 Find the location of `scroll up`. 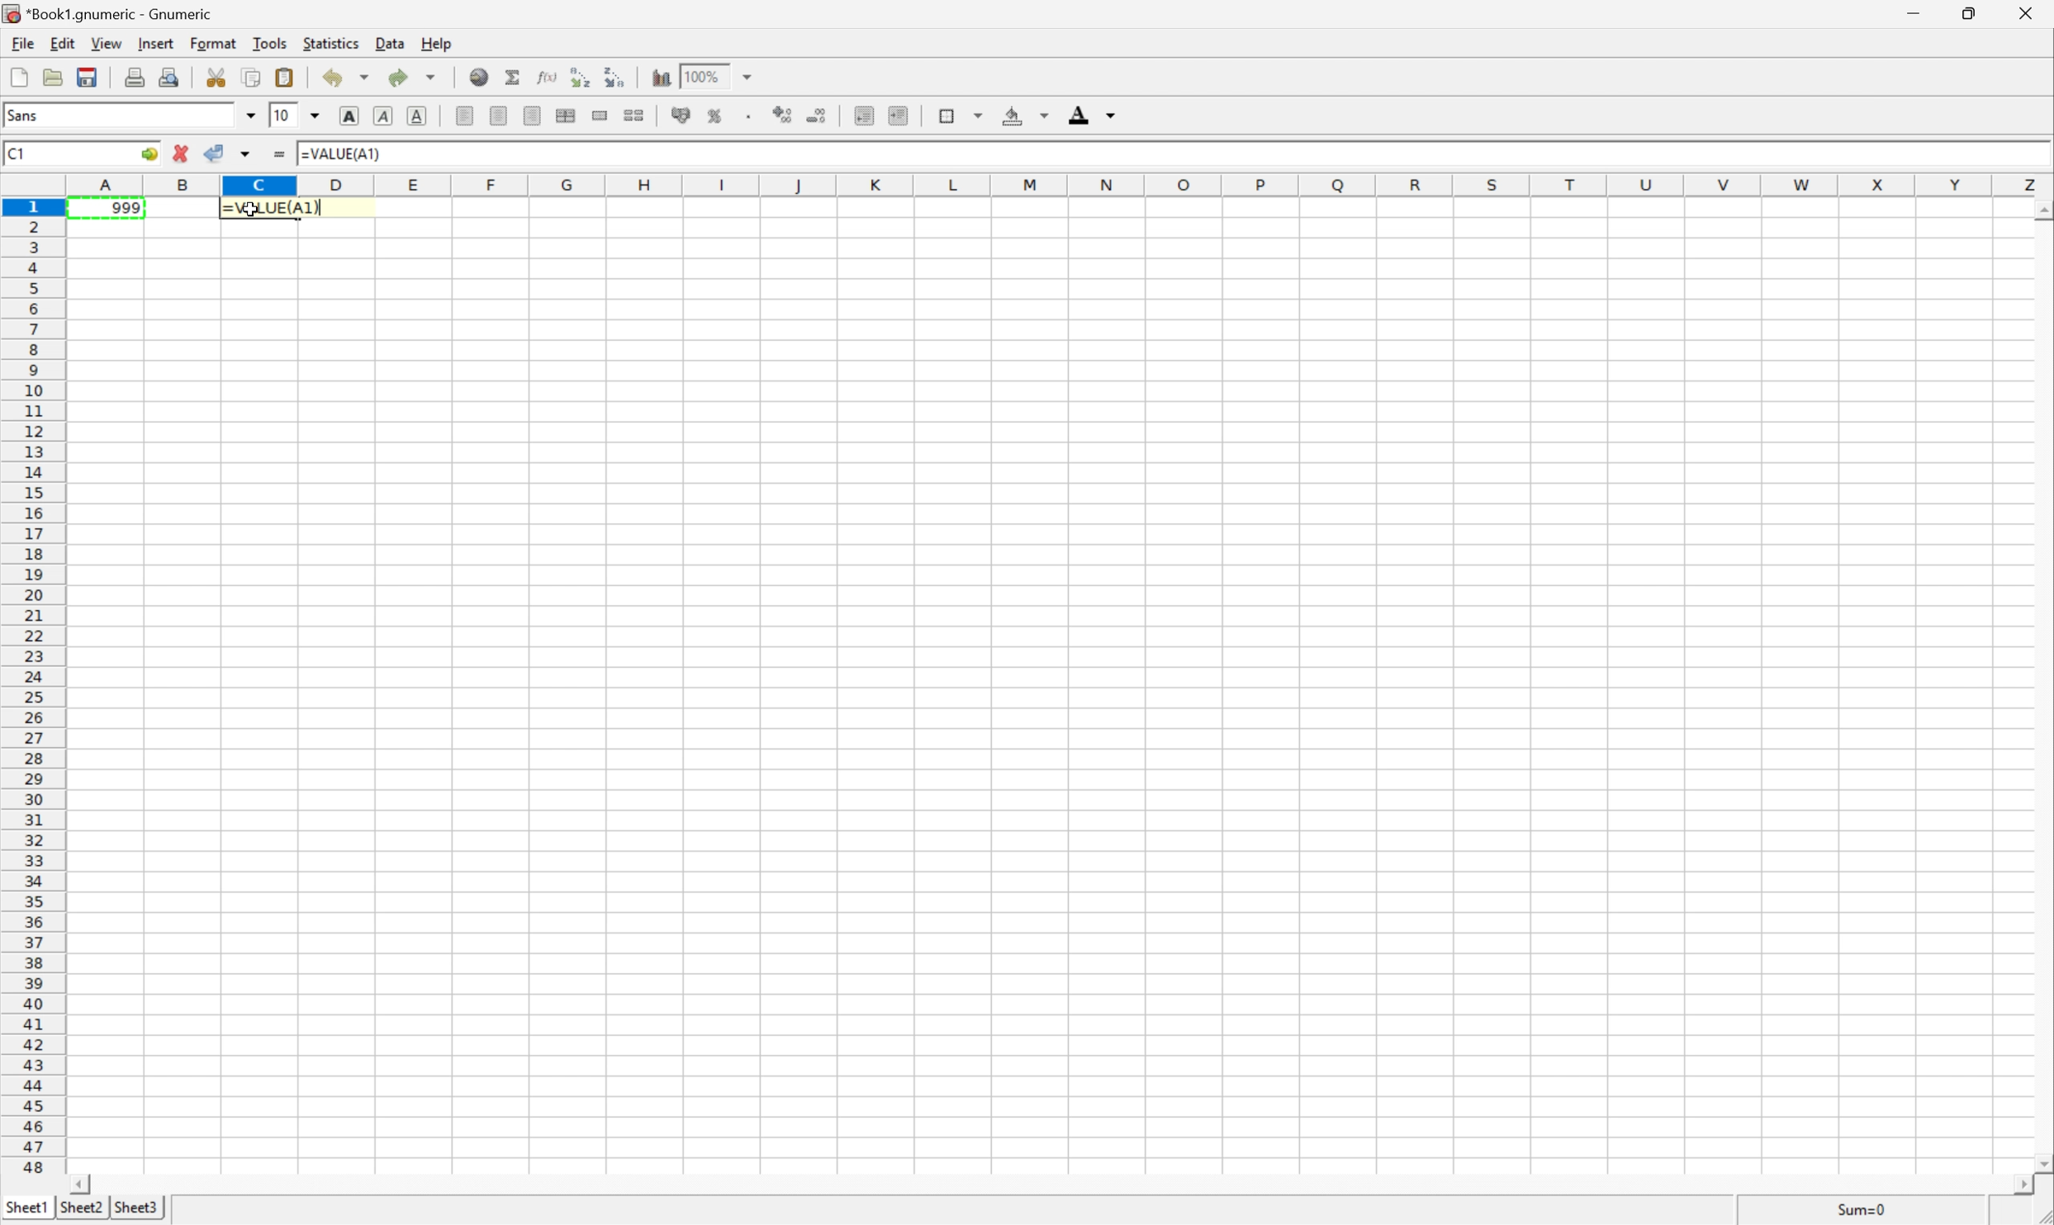

scroll up is located at coordinates (2041, 210).